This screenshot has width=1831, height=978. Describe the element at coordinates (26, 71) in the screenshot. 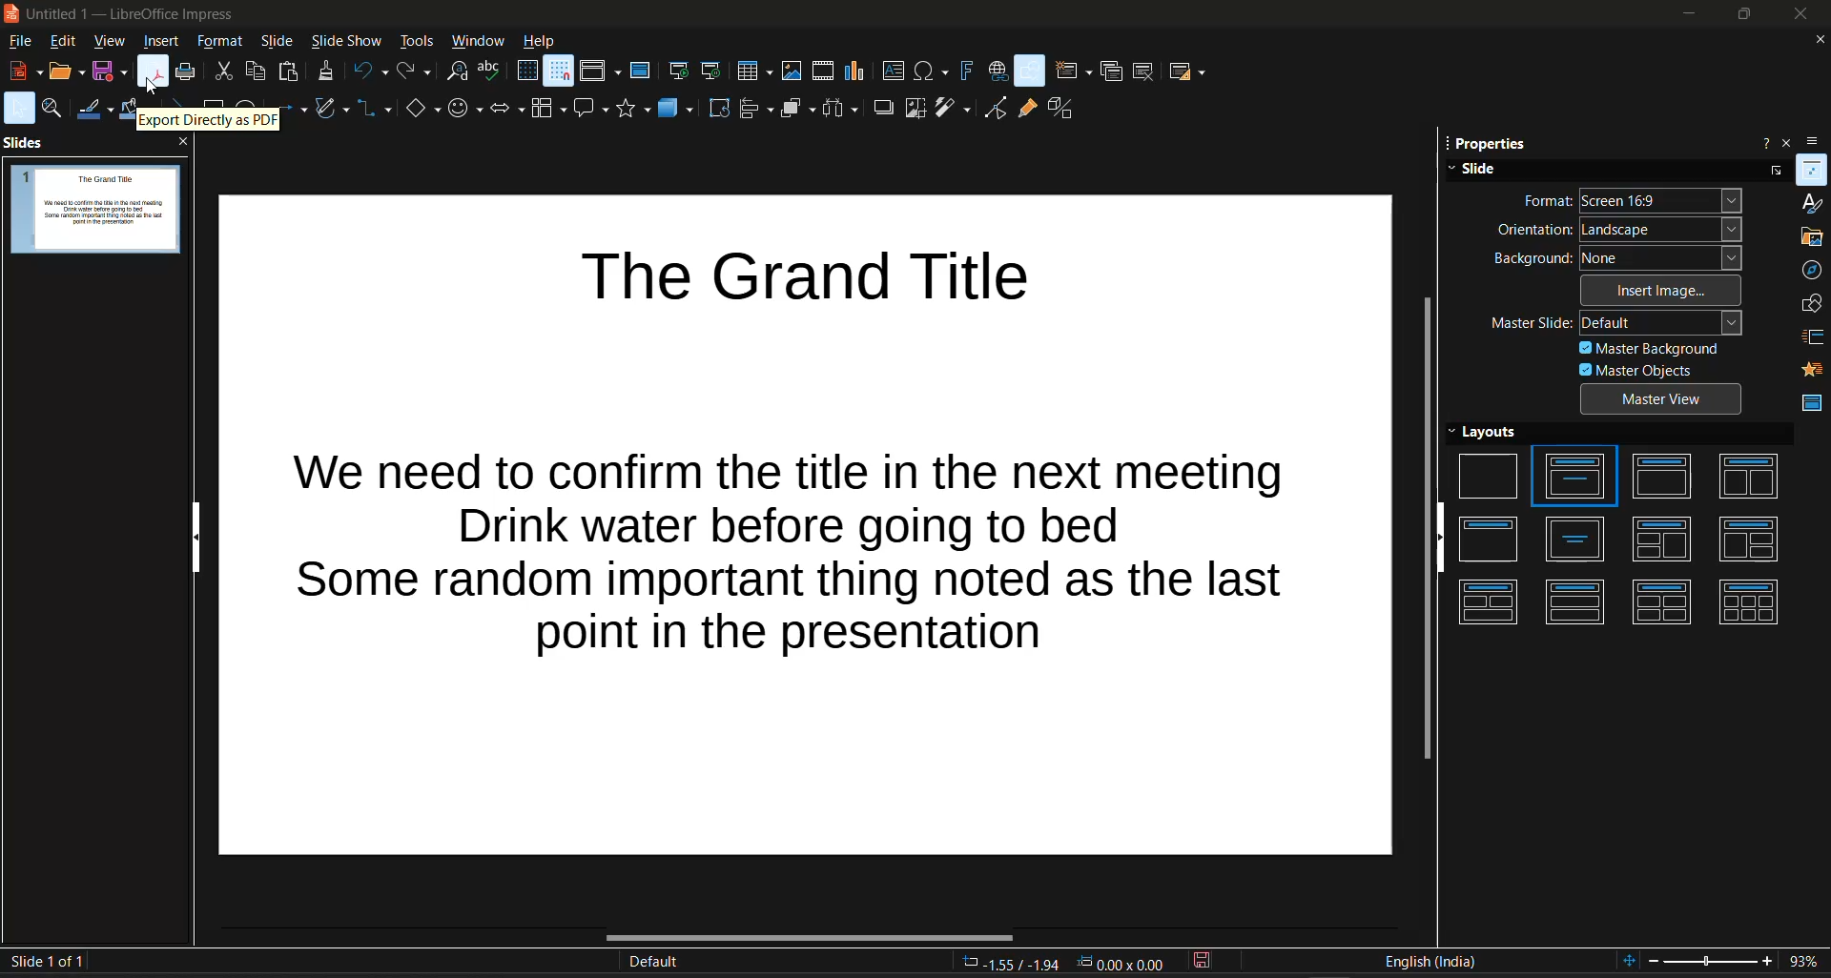

I see `new` at that location.